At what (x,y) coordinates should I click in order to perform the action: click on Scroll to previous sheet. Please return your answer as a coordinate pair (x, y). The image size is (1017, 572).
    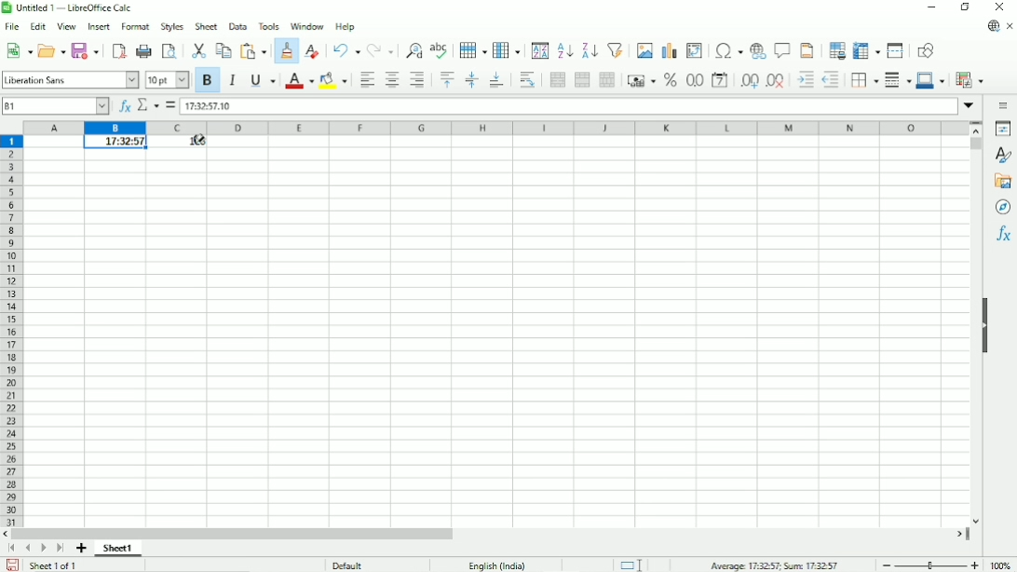
    Looking at the image, I should click on (27, 549).